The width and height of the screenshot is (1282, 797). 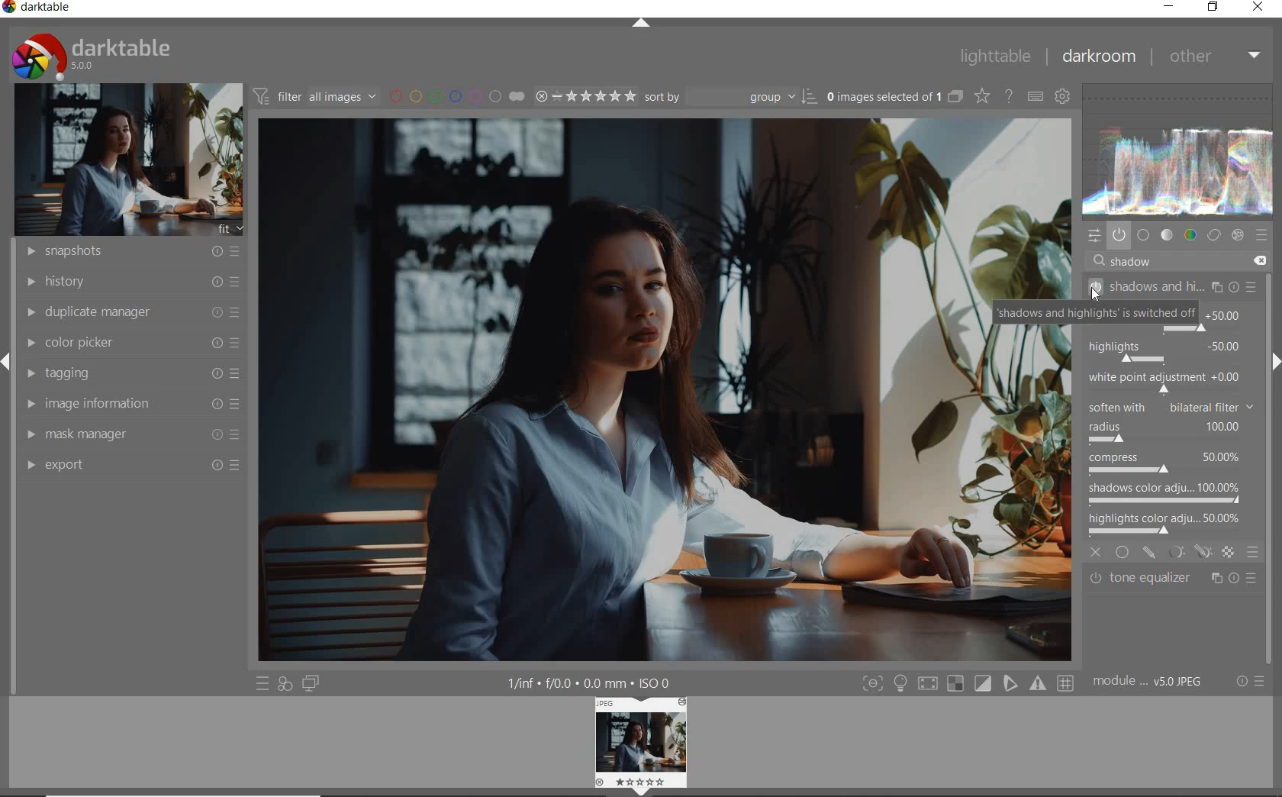 I want to click on effect, so click(x=1239, y=235).